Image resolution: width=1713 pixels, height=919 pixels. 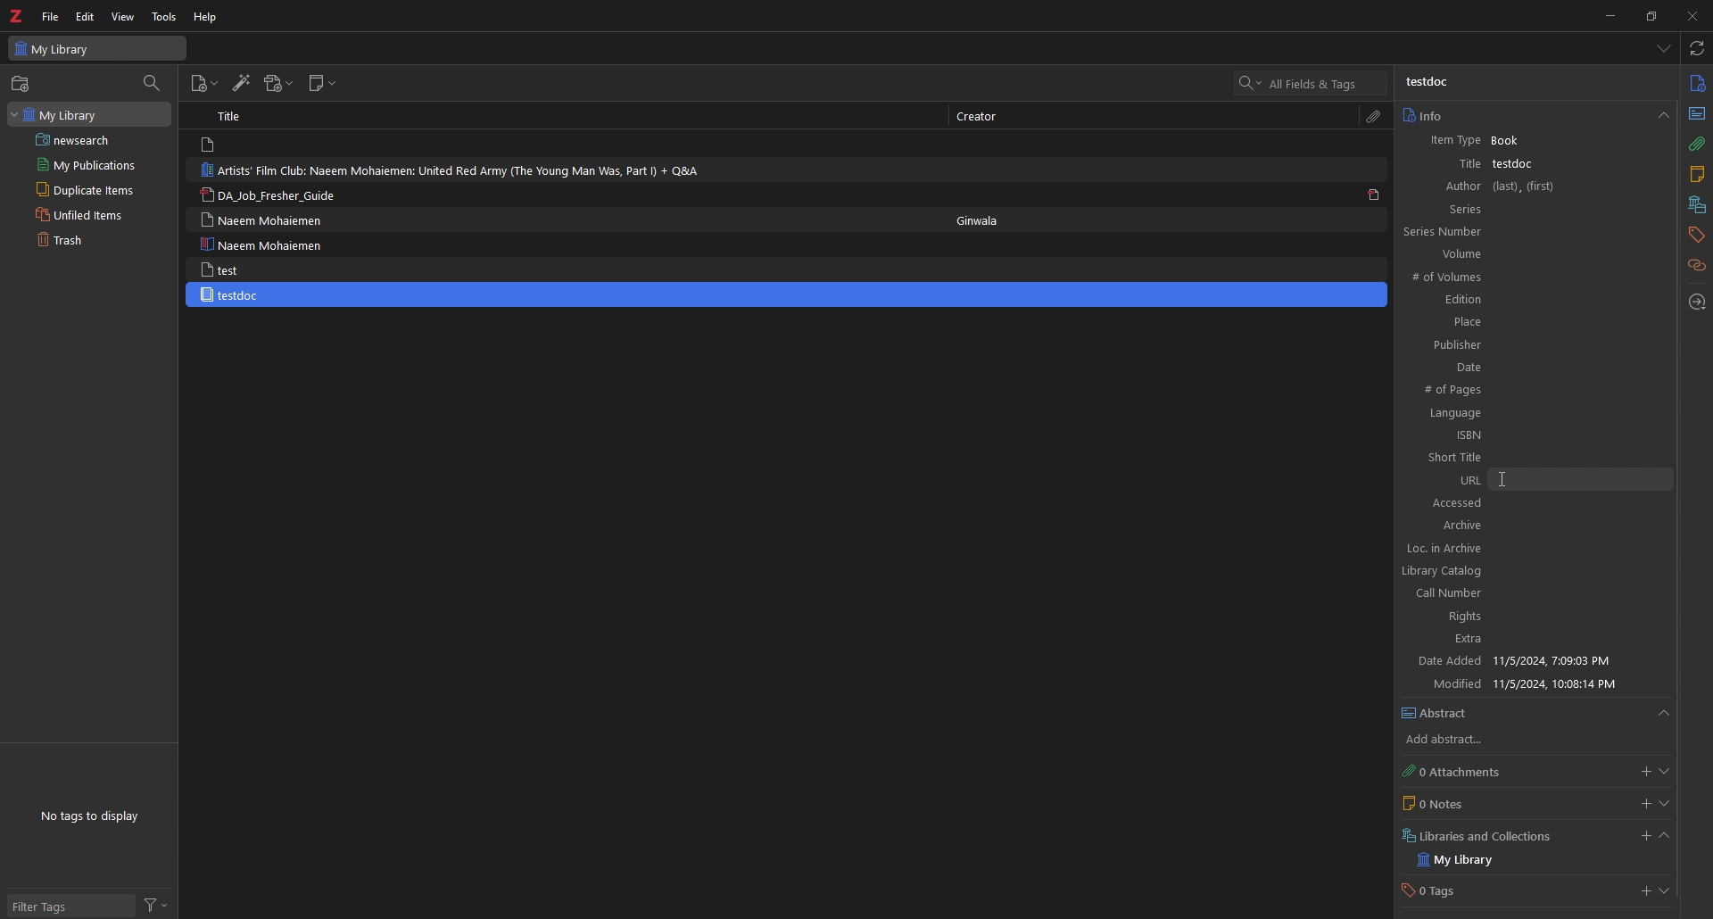 What do you see at coordinates (97, 49) in the screenshot?
I see `My Library` at bounding box center [97, 49].